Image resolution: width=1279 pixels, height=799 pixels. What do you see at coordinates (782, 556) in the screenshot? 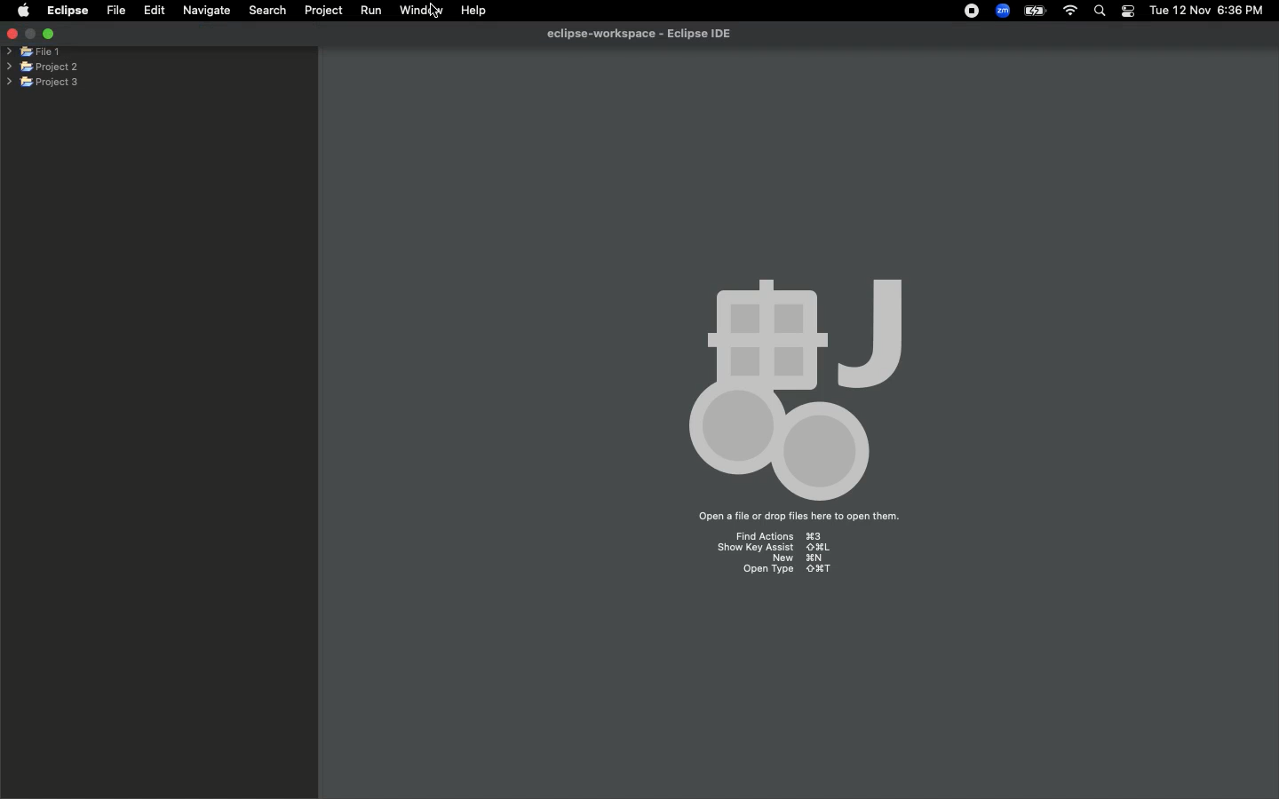
I see `Shortcuts` at bounding box center [782, 556].